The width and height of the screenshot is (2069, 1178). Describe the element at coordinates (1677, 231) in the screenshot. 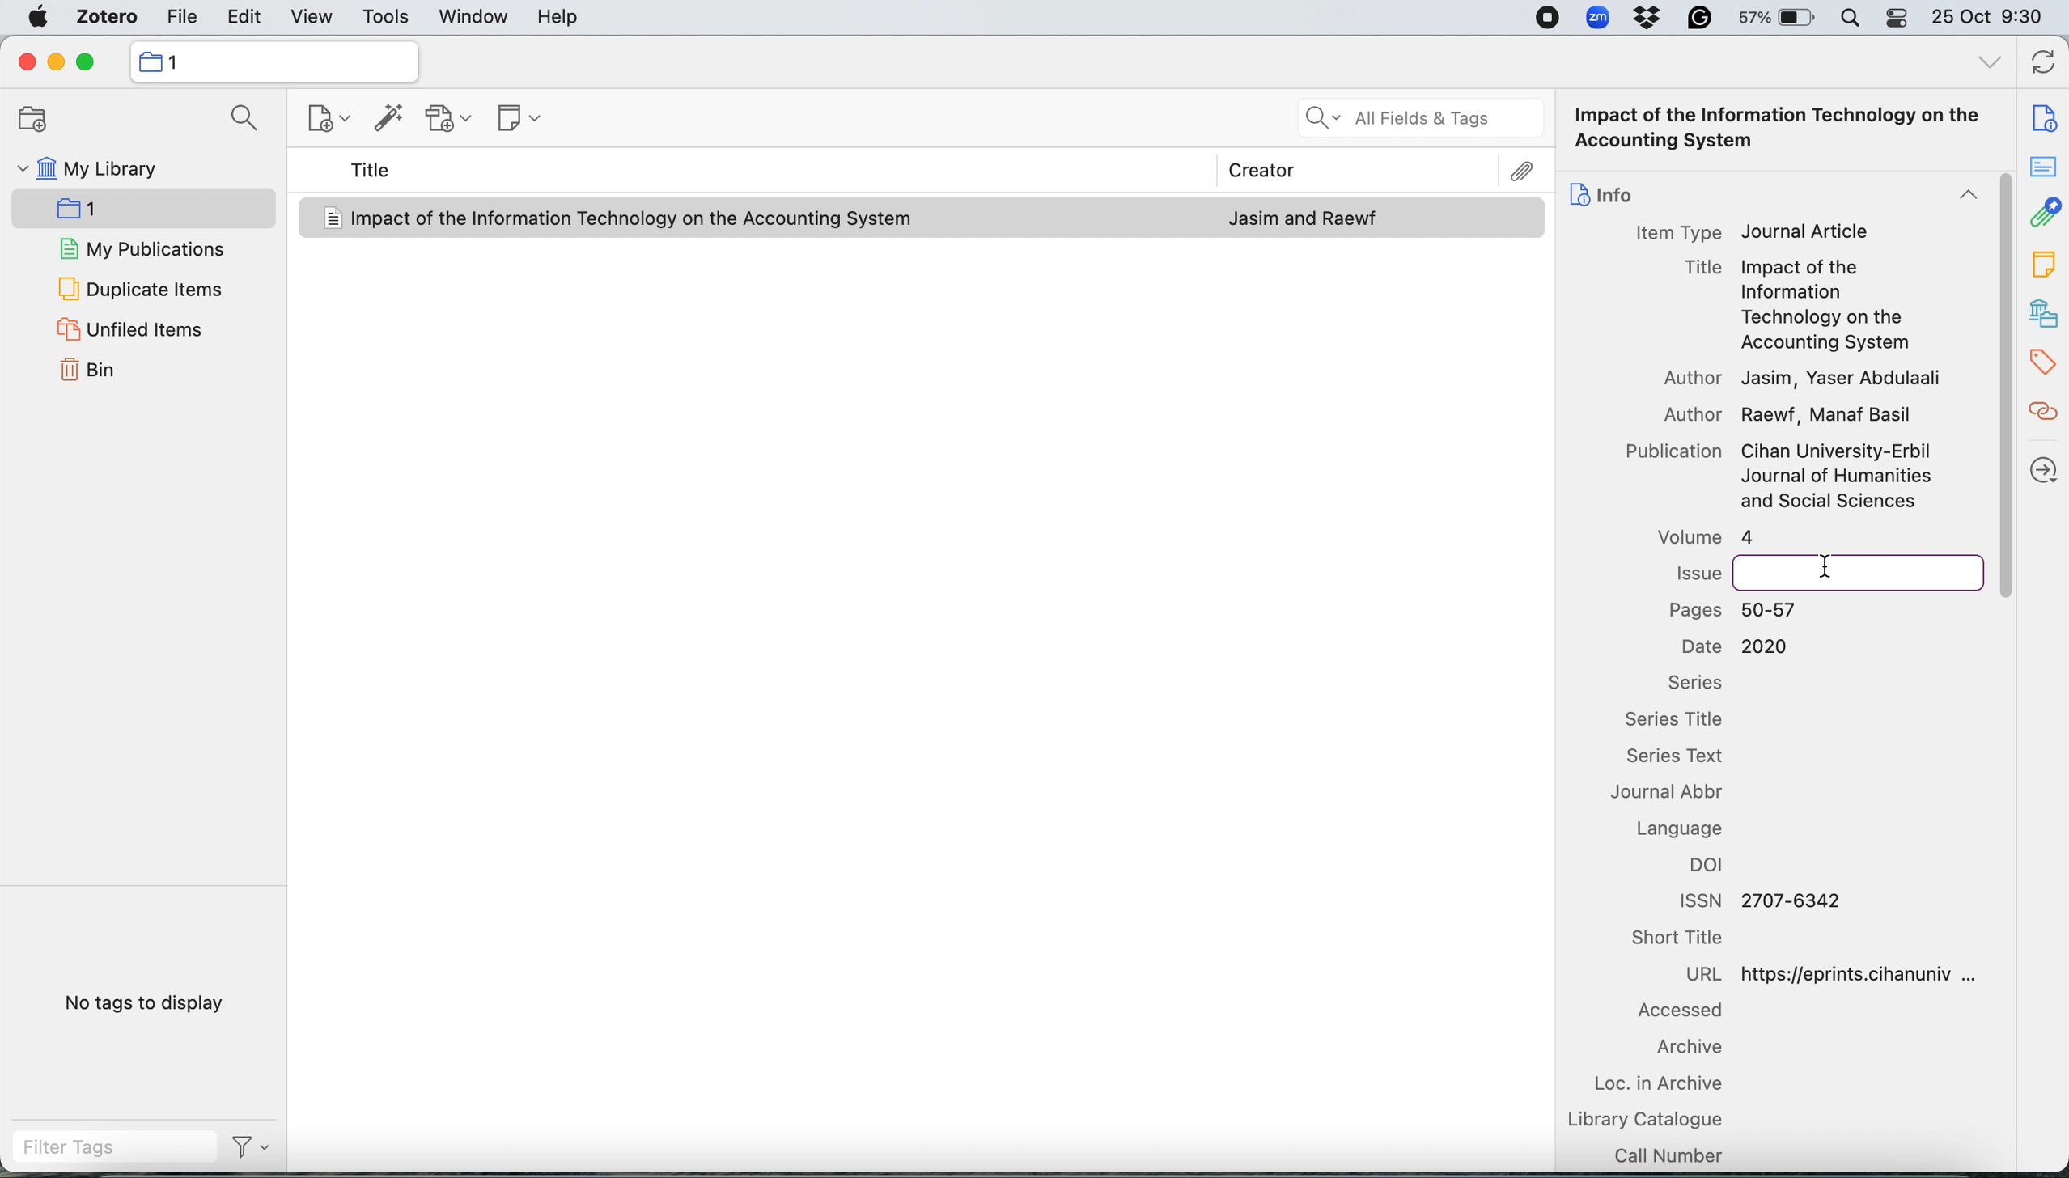

I see `item type ` at that location.